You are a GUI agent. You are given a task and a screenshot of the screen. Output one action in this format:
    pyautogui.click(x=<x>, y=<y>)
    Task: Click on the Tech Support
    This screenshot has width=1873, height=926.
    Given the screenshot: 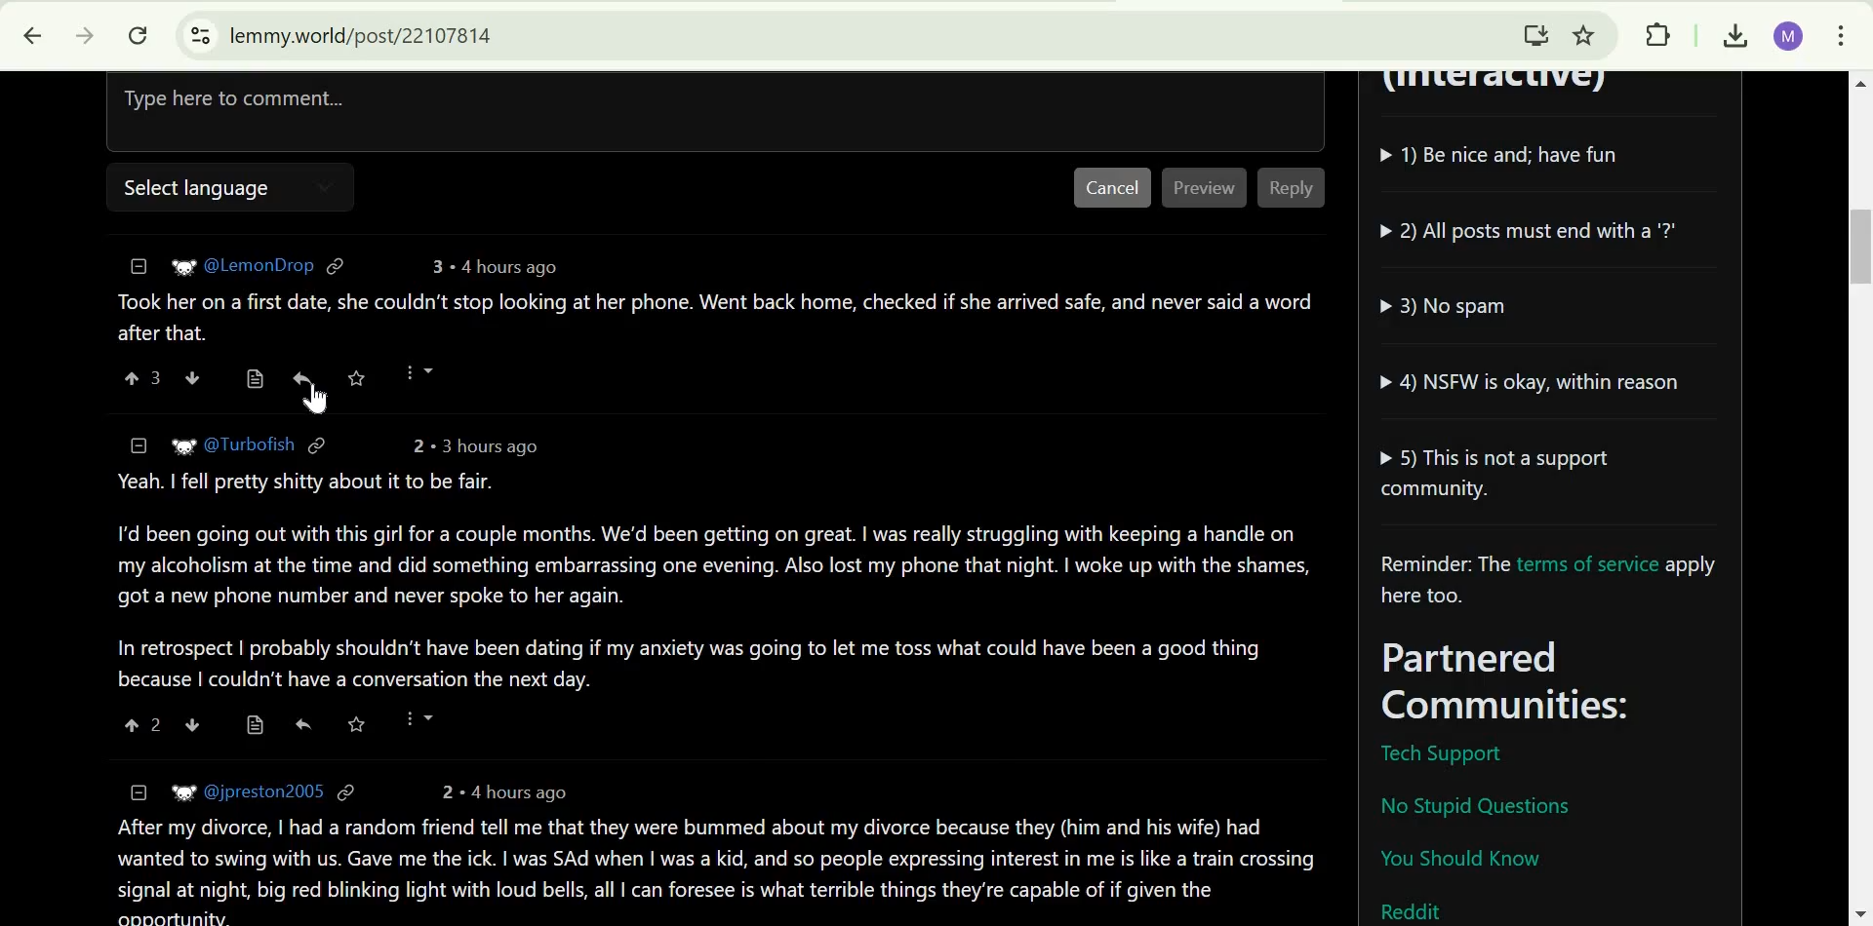 What is the action you would take?
    pyautogui.click(x=1440, y=754)
    